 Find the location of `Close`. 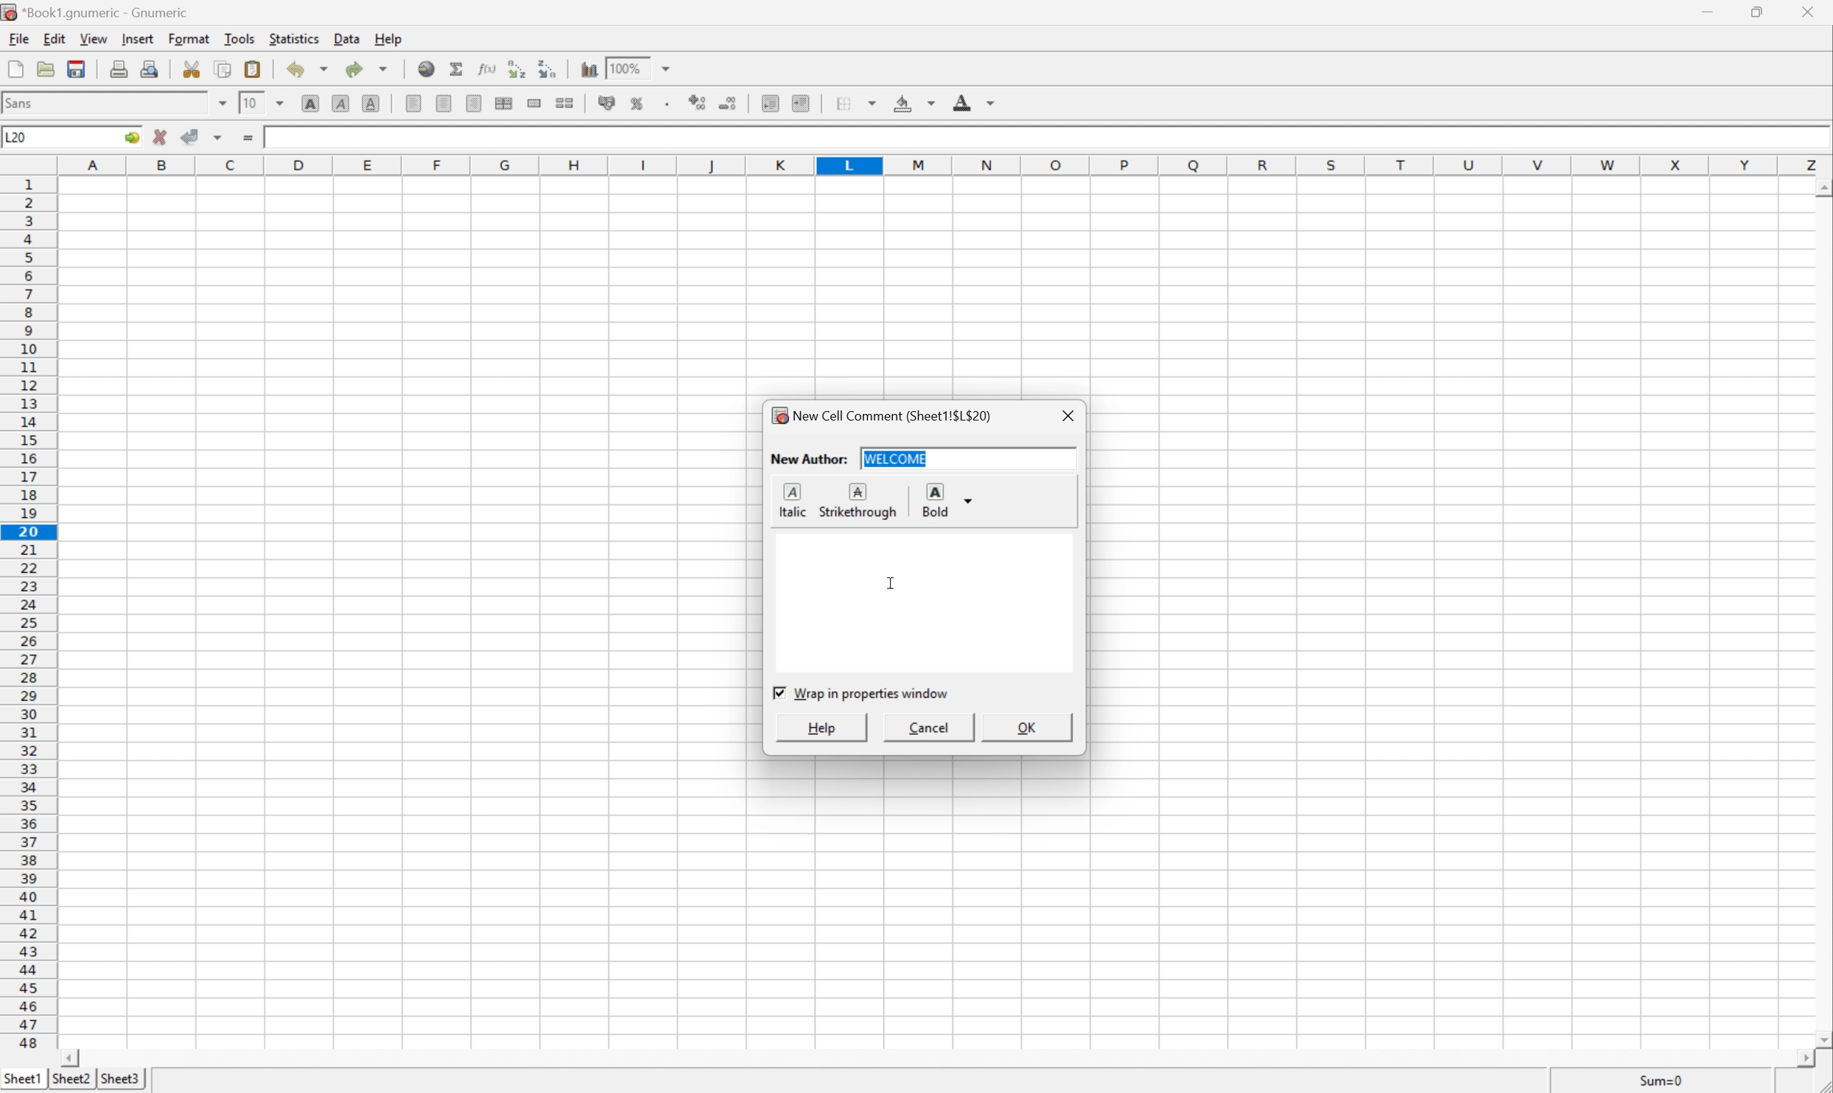

Close is located at coordinates (1806, 12).